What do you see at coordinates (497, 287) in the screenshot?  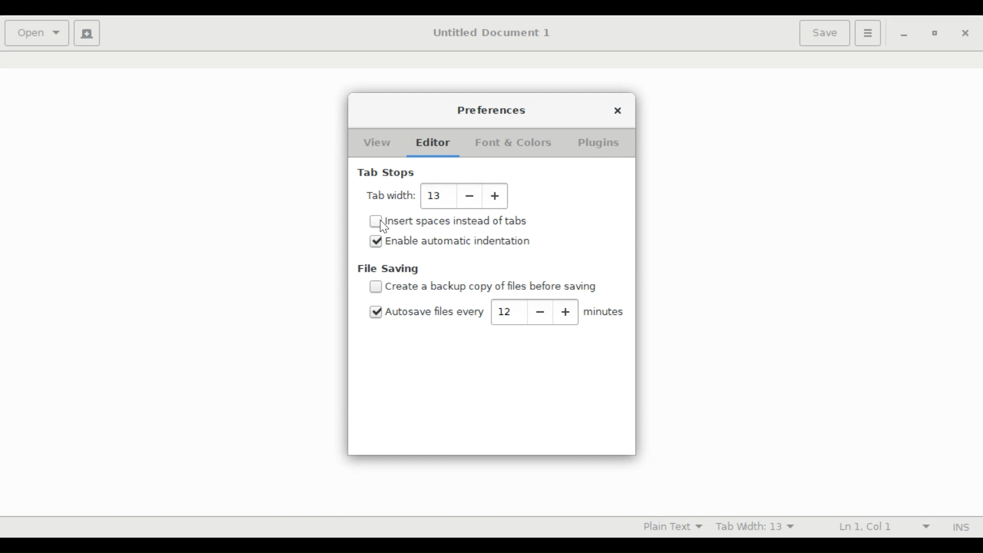 I see `(un)check Create backup copy of files before saving` at bounding box center [497, 287].